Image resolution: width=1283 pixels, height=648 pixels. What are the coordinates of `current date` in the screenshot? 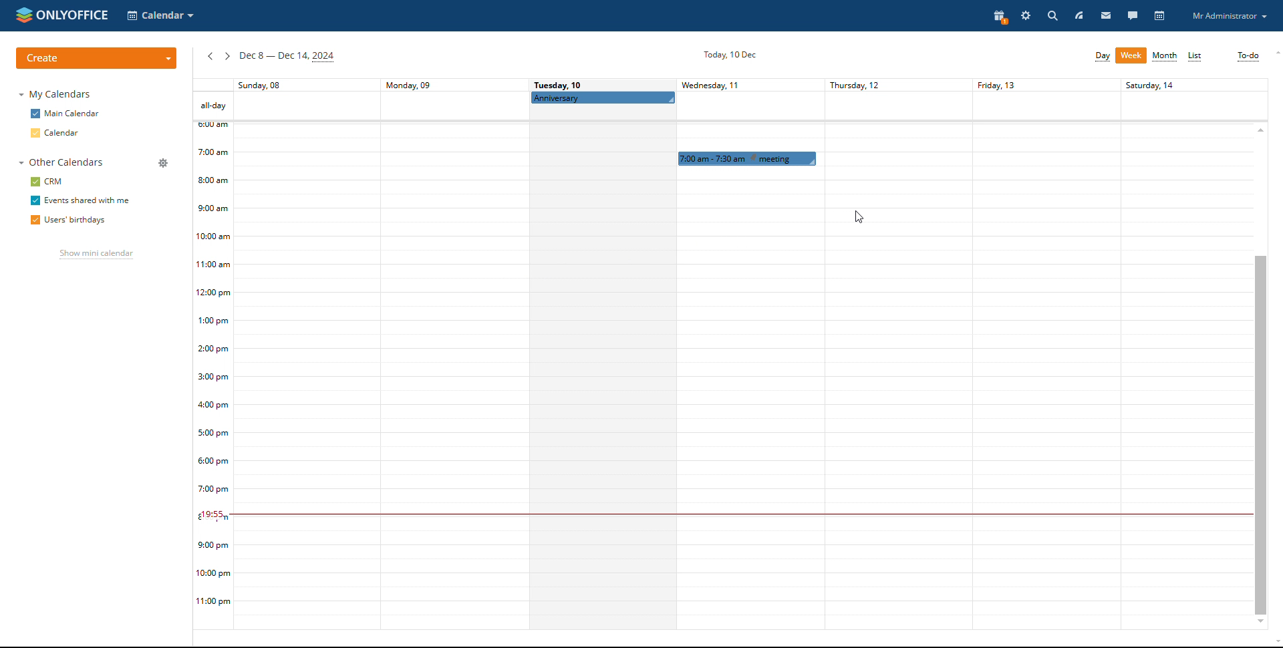 It's located at (727, 55).